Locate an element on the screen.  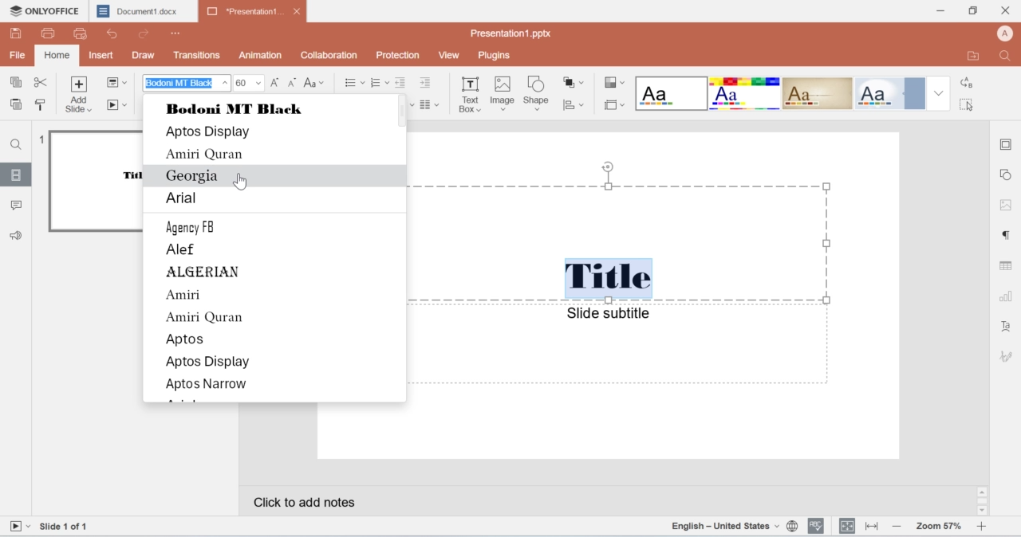
transitions is located at coordinates (199, 55).